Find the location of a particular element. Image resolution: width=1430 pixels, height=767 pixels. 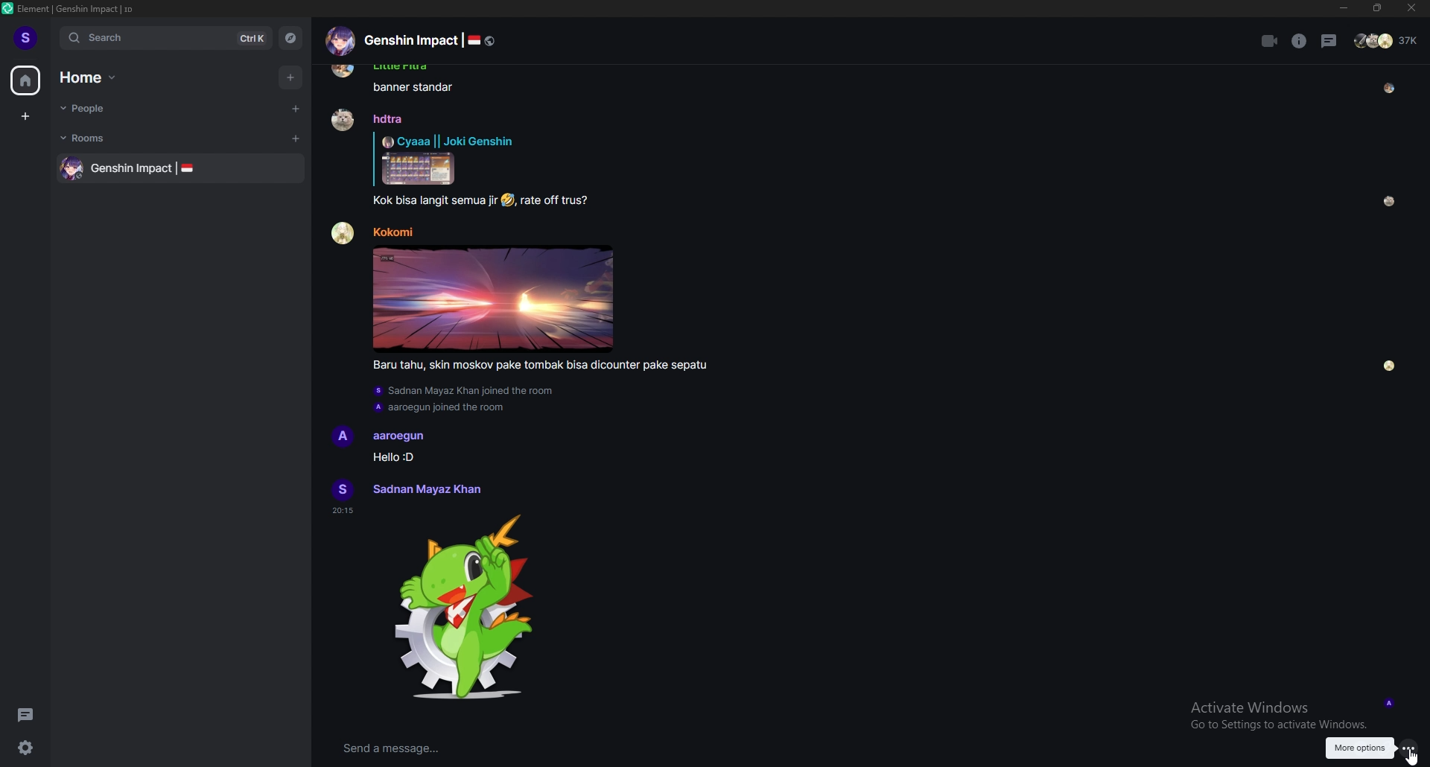

Profile picture of group is located at coordinates (340, 41).